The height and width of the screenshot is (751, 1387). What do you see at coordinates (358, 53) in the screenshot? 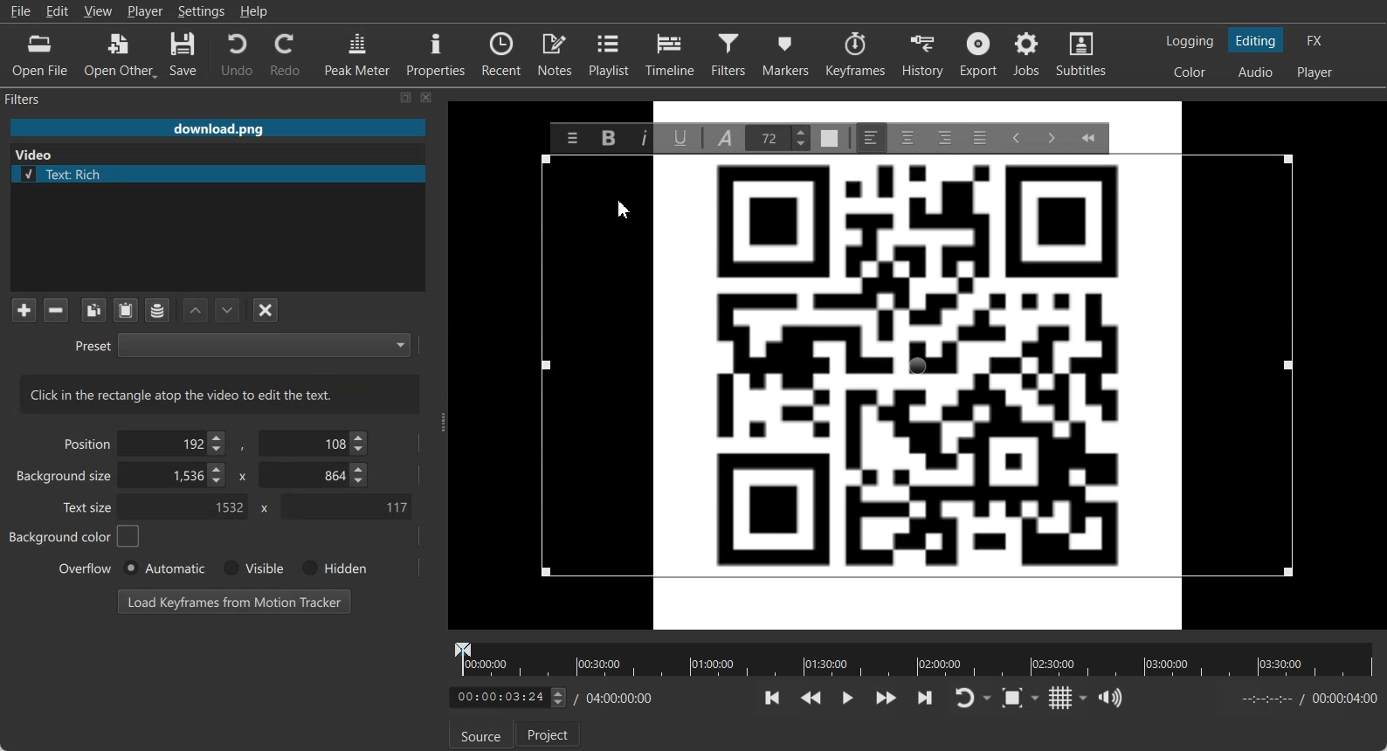
I see `Peak Meter` at bounding box center [358, 53].